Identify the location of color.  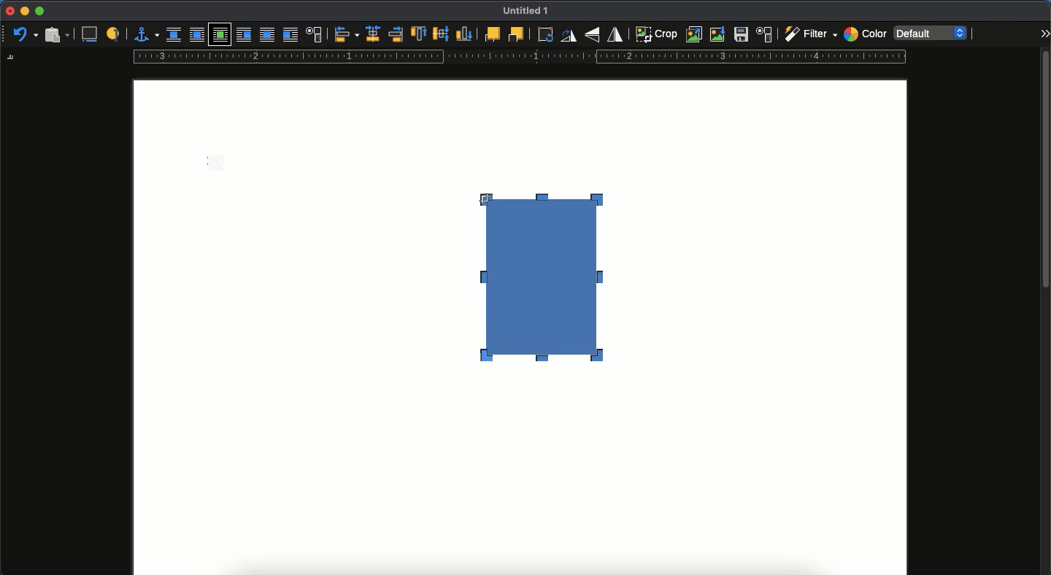
(865, 36).